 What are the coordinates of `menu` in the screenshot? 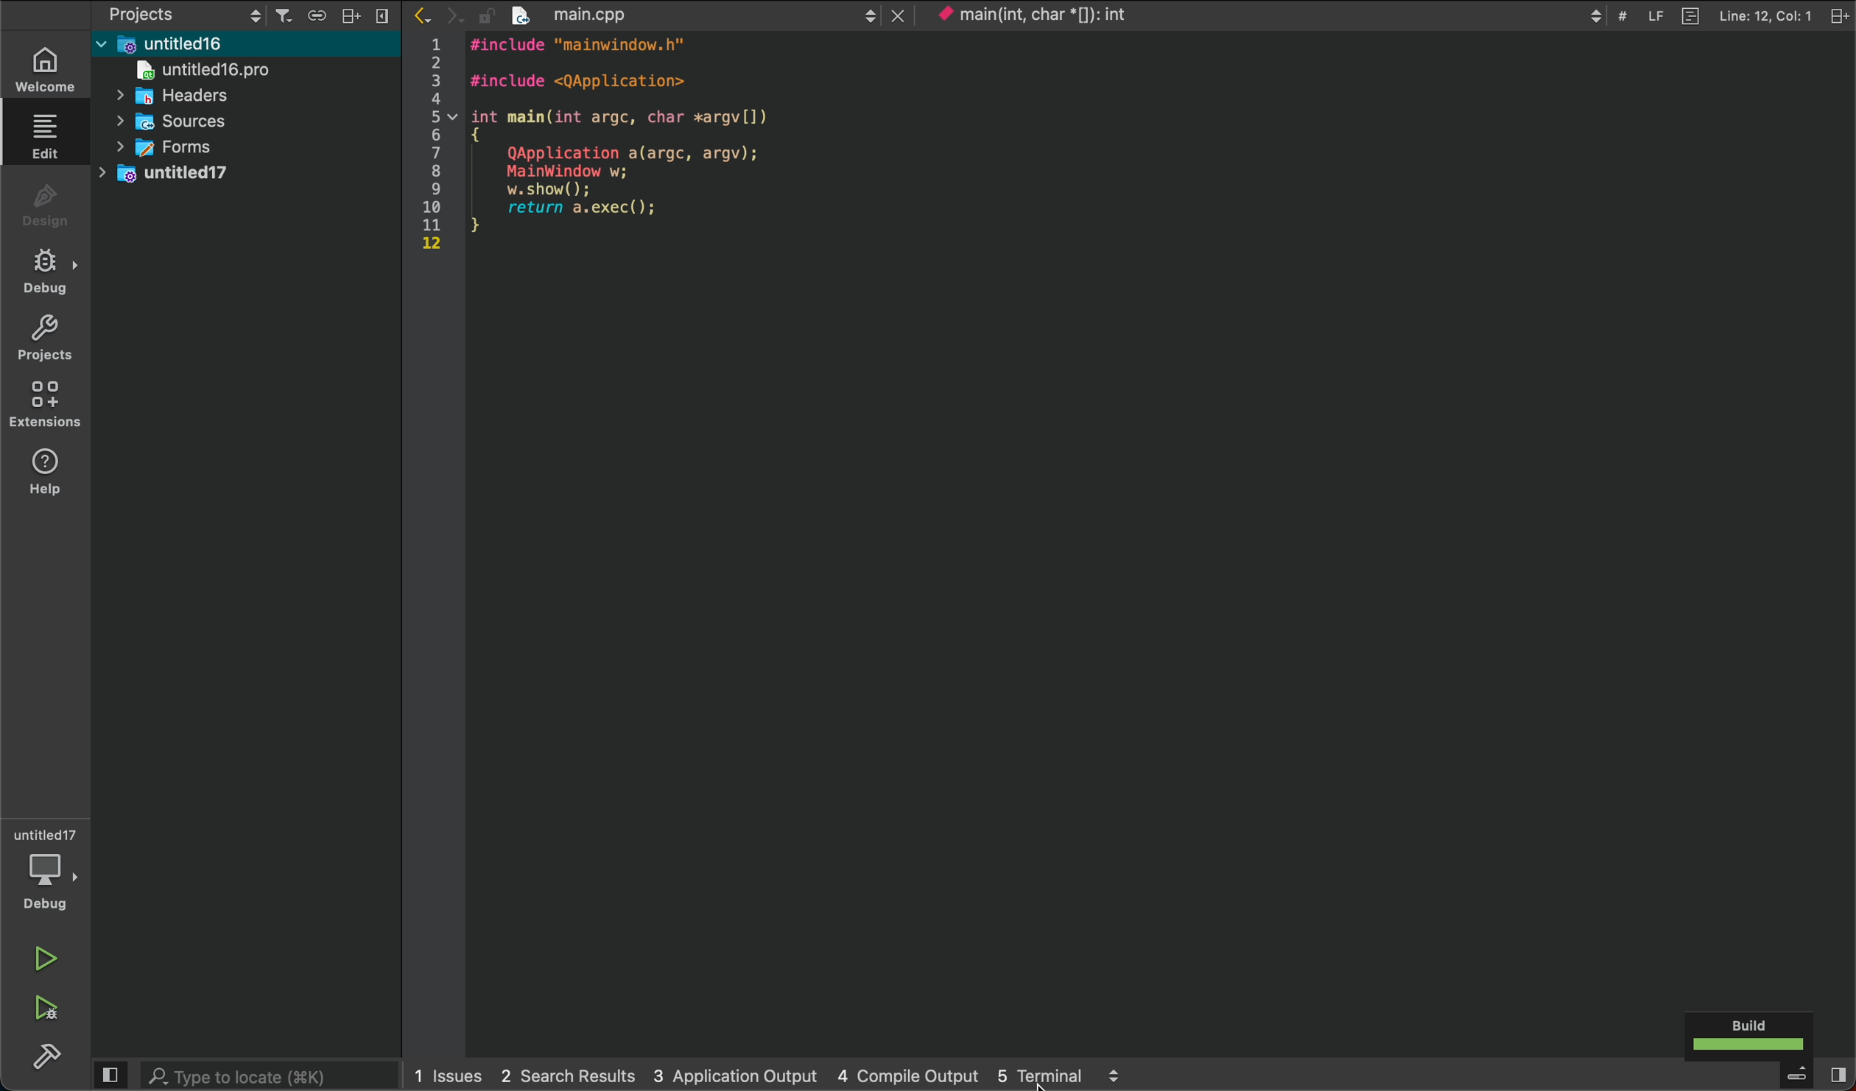 It's located at (1797, 1076).